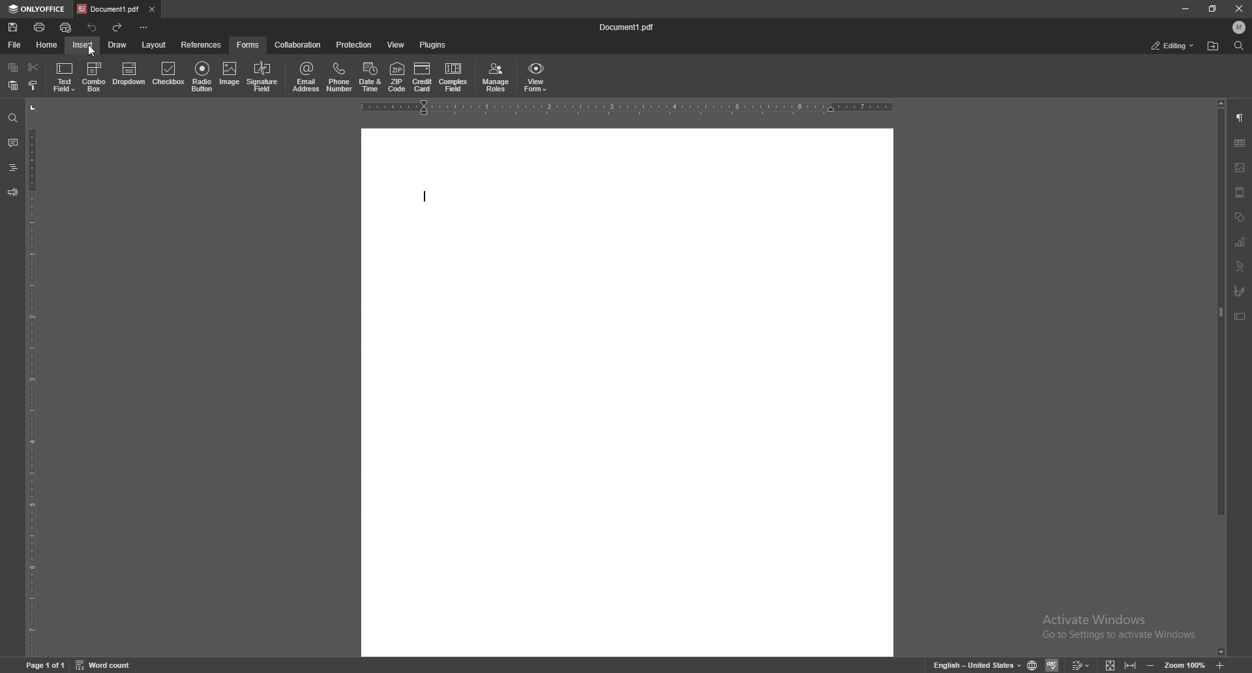 The image size is (1252, 673). I want to click on fit to screen, so click(1110, 665).